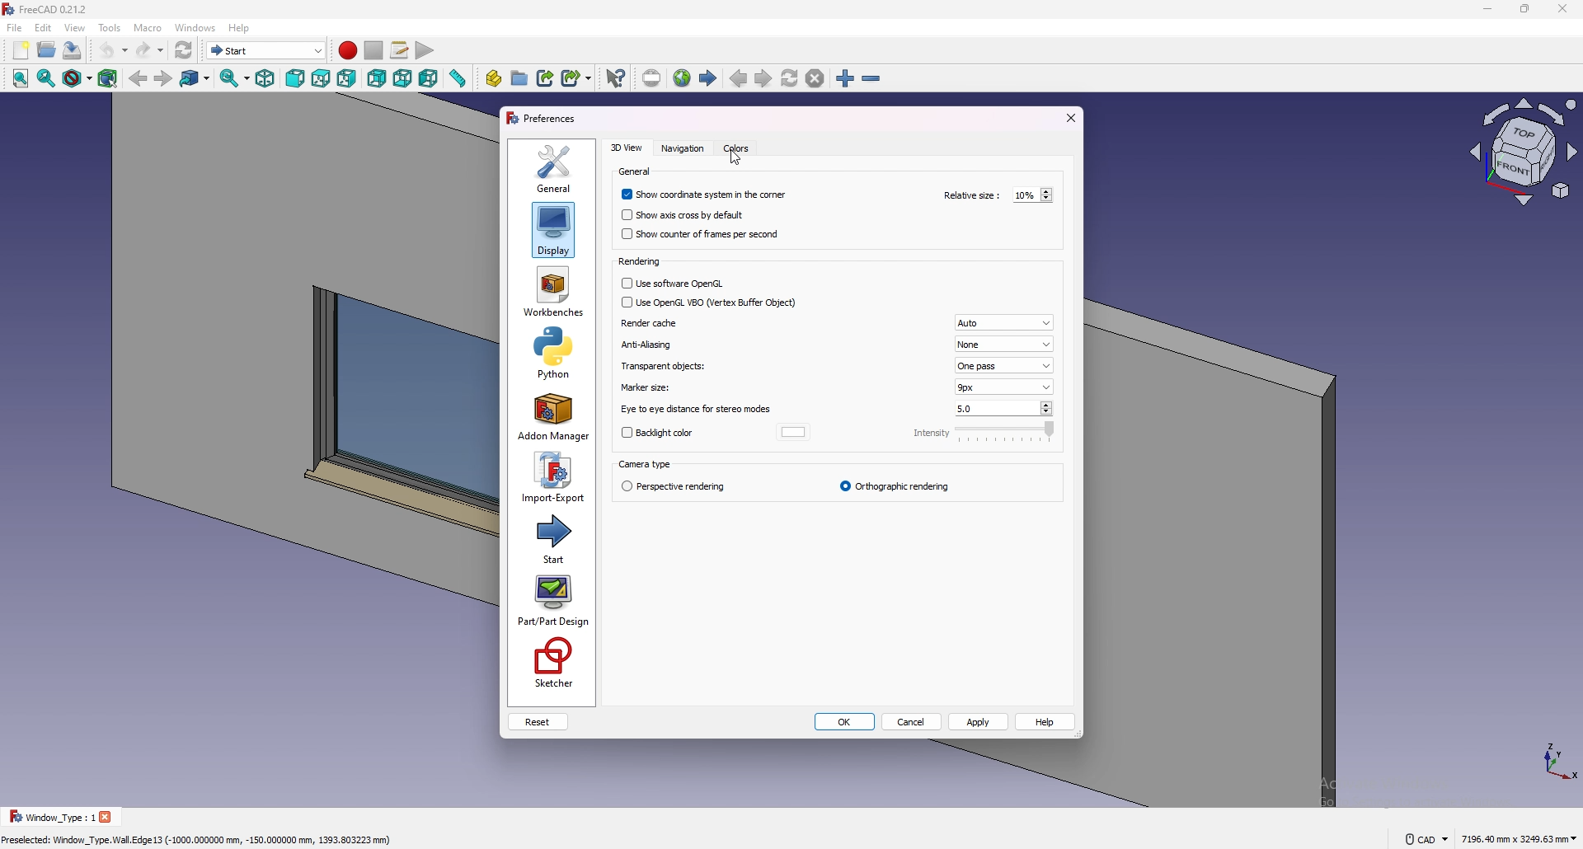 The width and height of the screenshot is (1583, 849). Describe the element at coordinates (1426, 837) in the screenshot. I see `cad` at that location.